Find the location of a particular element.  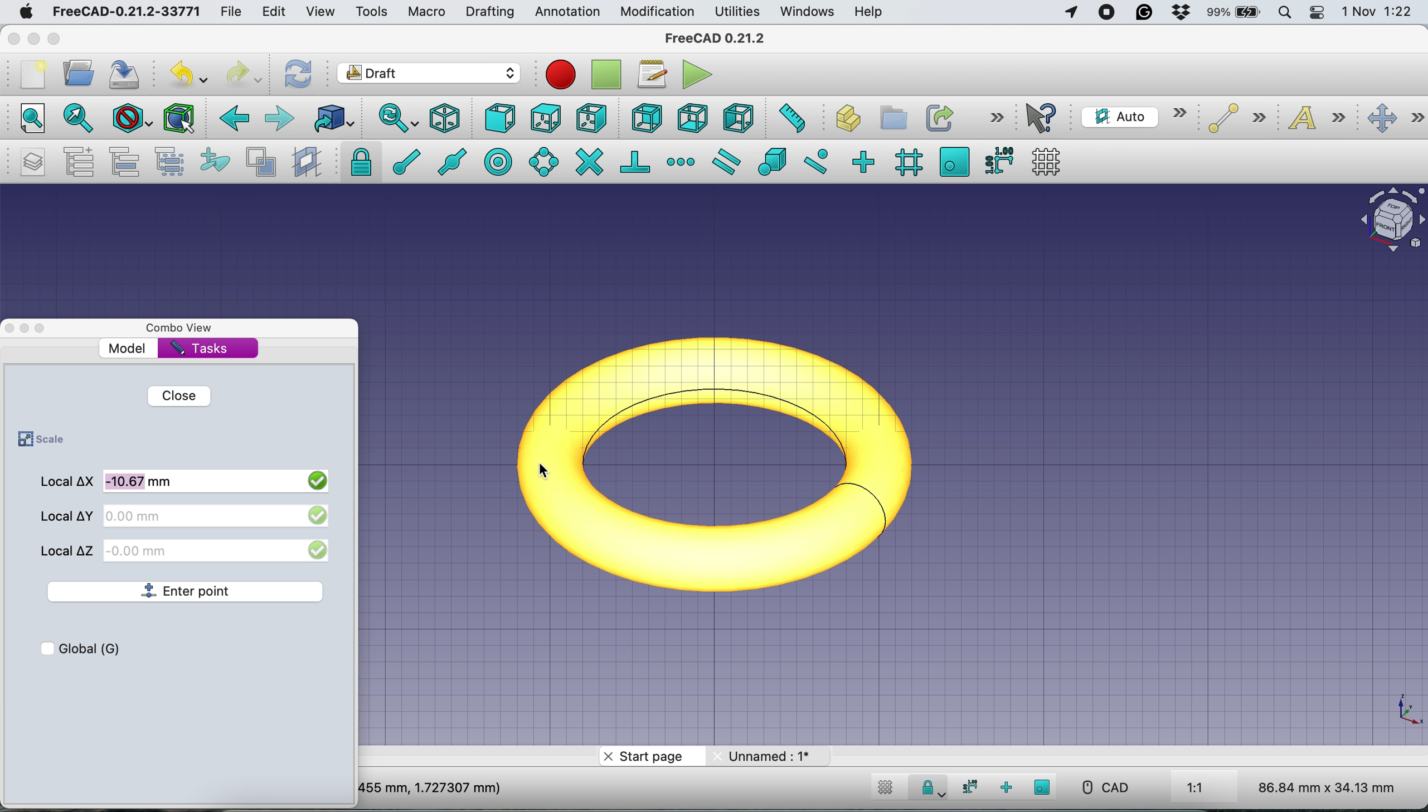

Toggle Overlay is located at coordinates (46, 328).